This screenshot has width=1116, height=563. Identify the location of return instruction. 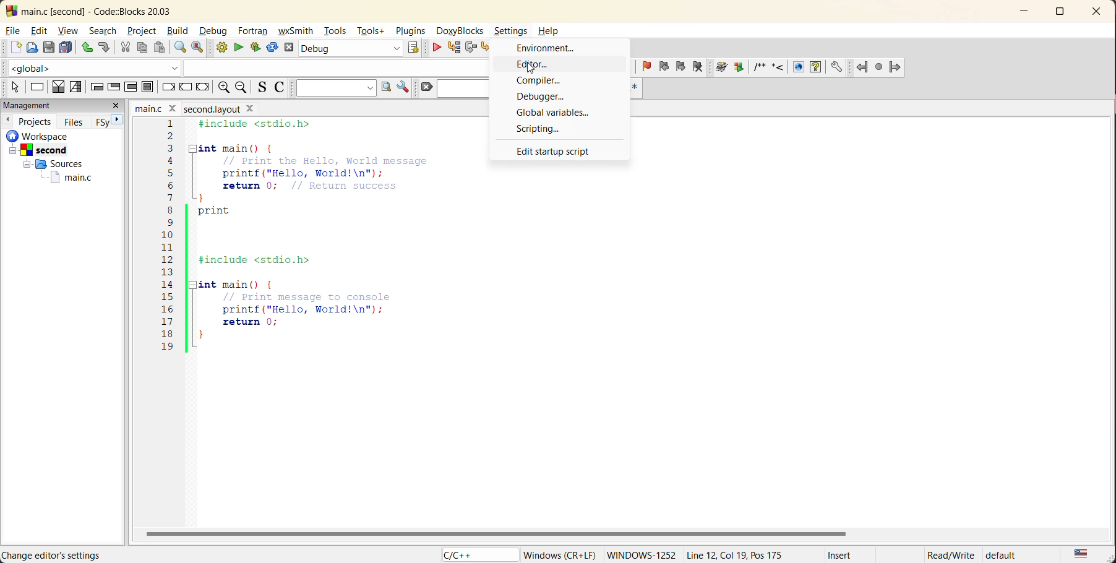
(203, 87).